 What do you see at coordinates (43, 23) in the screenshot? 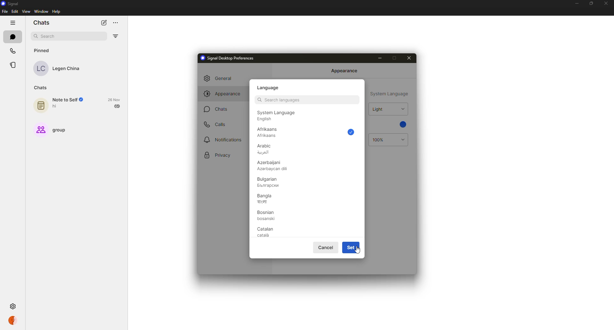
I see `chats` at bounding box center [43, 23].